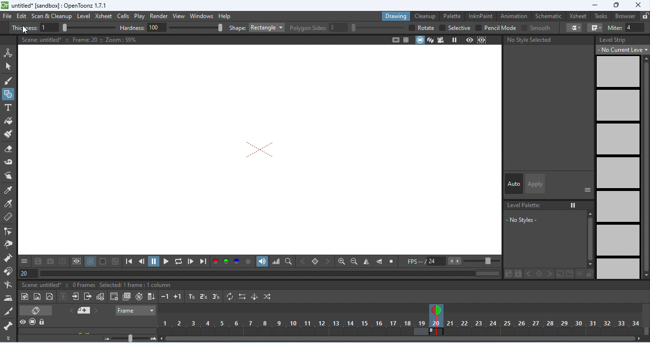 The height and width of the screenshot is (343, 650). I want to click on animate, so click(8, 52).